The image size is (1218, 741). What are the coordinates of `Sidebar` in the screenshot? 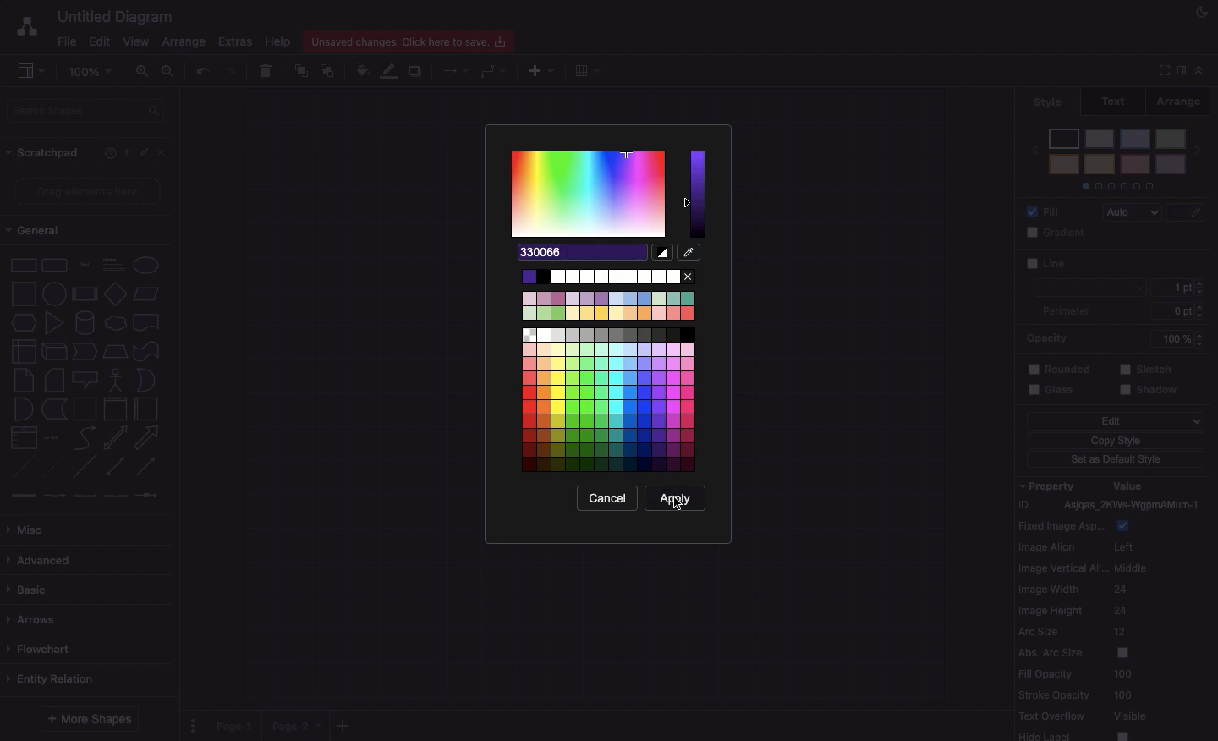 It's located at (1180, 69).